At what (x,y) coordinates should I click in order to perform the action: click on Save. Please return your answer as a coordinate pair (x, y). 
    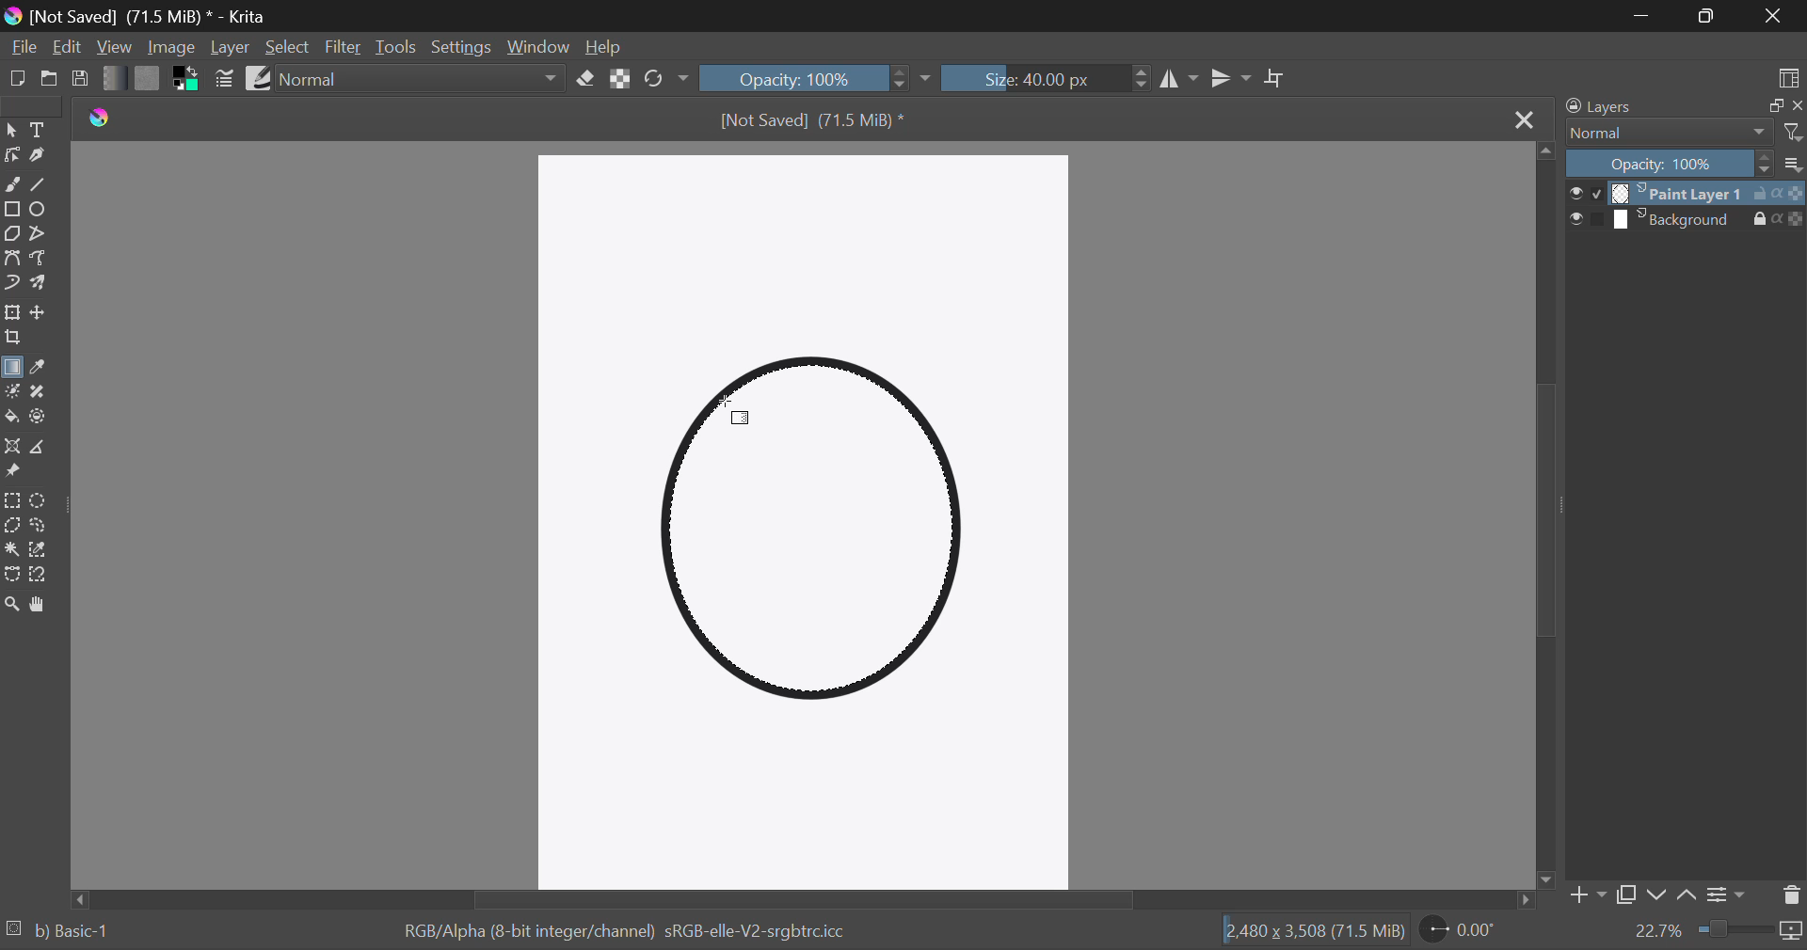
    Looking at the image, I should click on (81, 79).